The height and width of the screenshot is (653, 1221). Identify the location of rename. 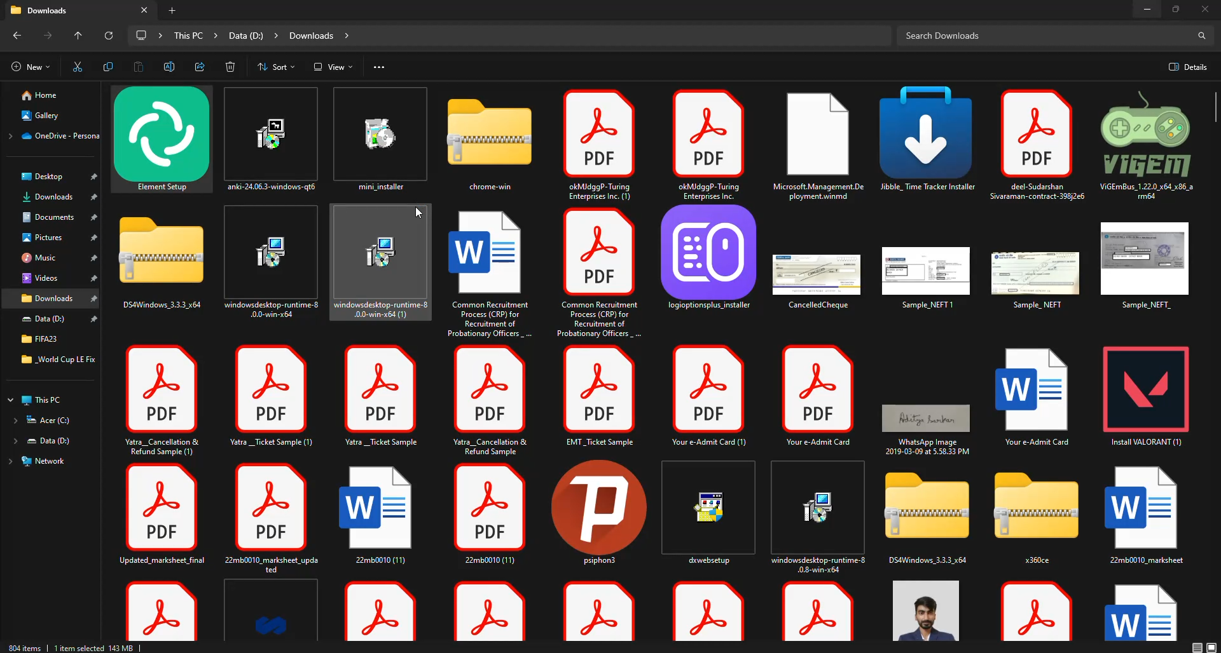
(170, 70).